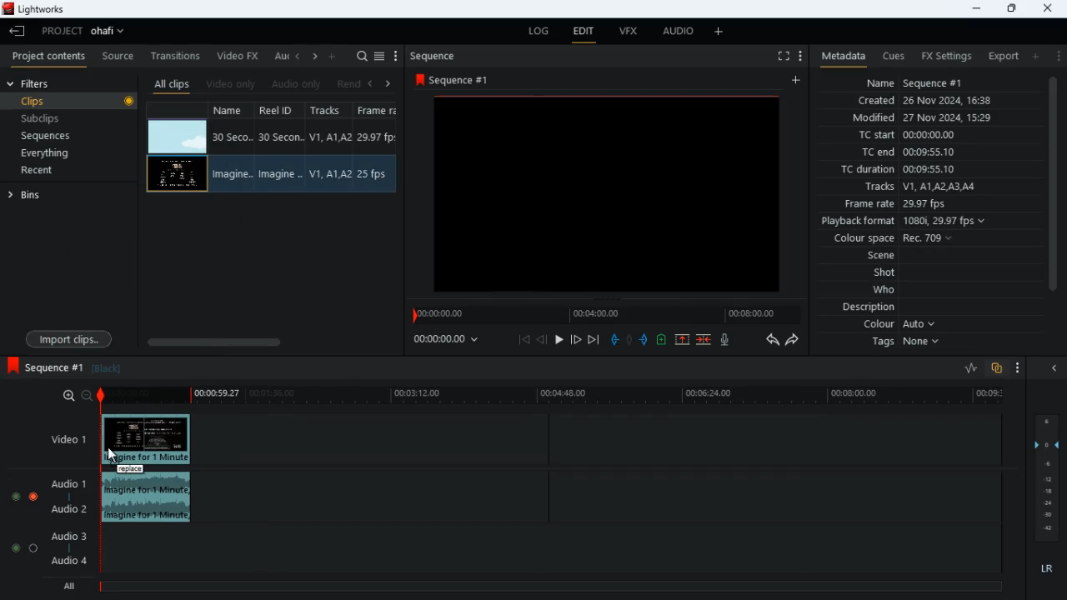 This screenshot has width=1067, height=600. Describe the element at coordinates (362, 57) in the screenshot. I see `search` at that location.